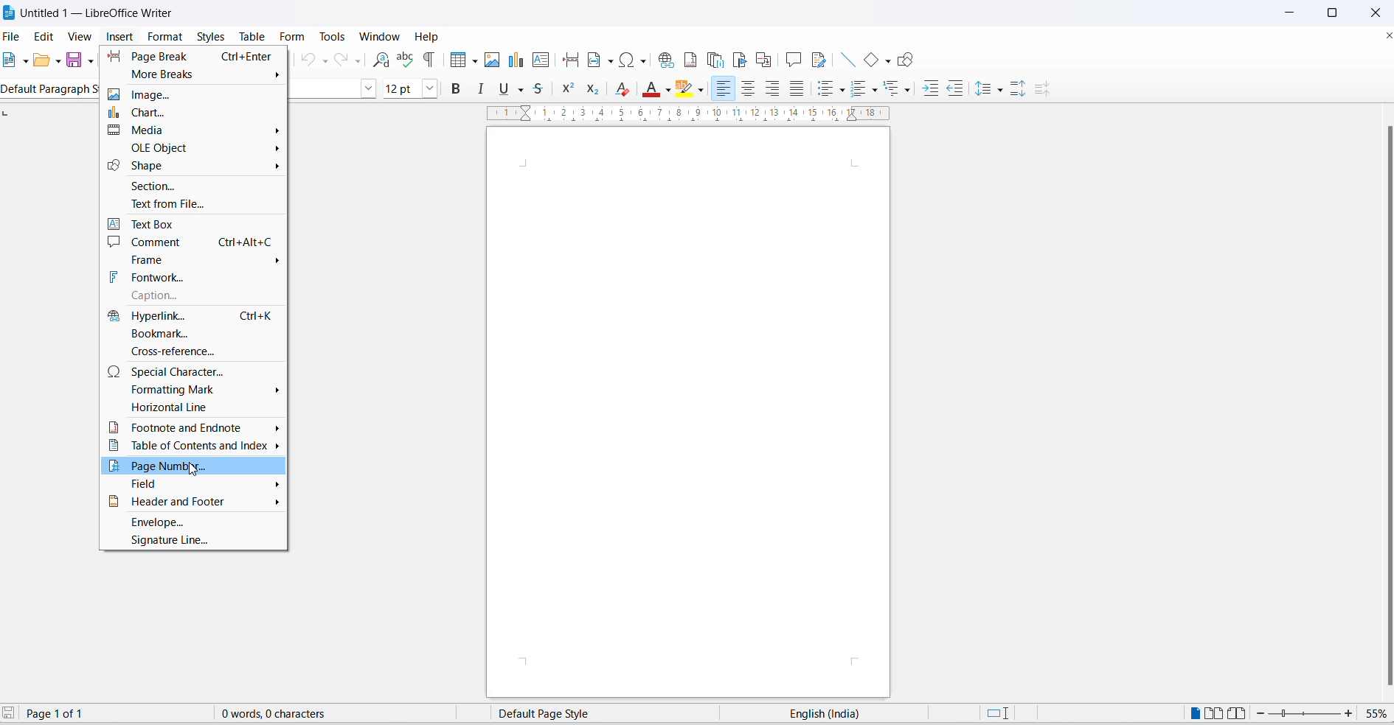  What do you see at coordinates (1041, 90) in the screenshot?
I see `decrease paragraph spacing` at bounding box center [1041, 90].